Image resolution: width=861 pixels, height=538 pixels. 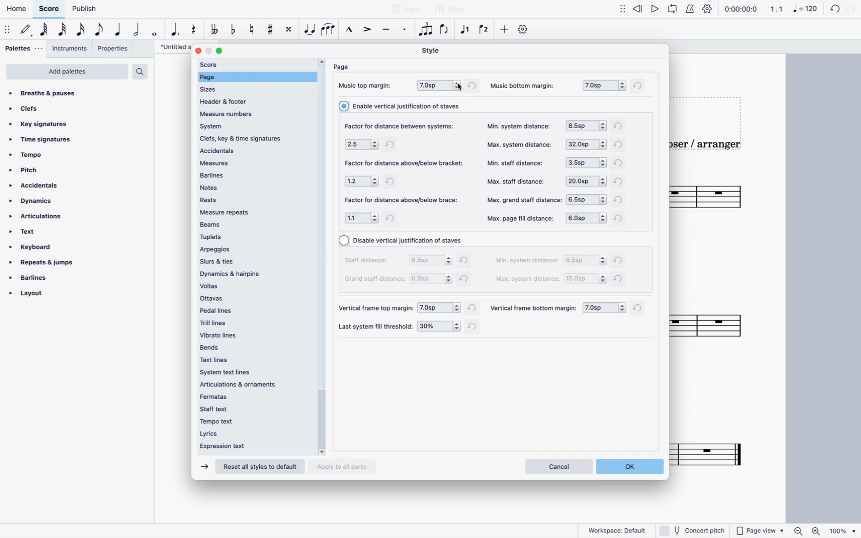 What do you see at coordinates (44, 31) in the screenshot?
I see `64th note` at bounding box center [44, 31].